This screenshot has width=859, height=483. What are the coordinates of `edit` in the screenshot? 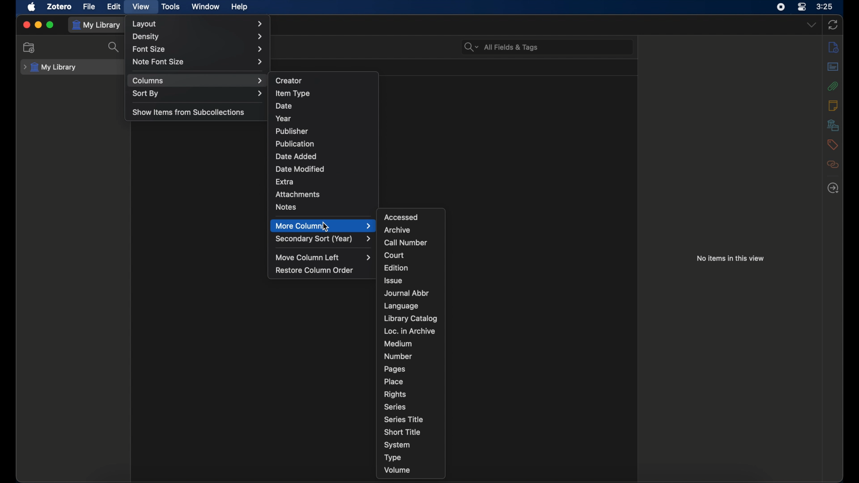 It's located at (113, 7).